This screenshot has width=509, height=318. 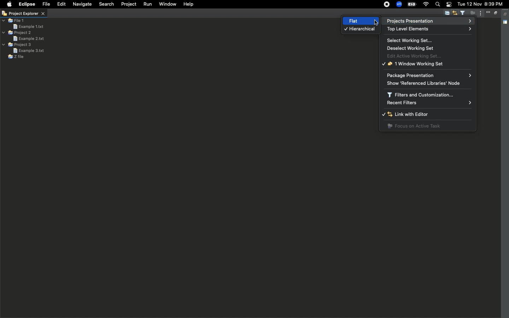 What do you see at coordinates (414, 126) in the screenshot?
I see `Focus on active task` at bounding box center [414, 126].